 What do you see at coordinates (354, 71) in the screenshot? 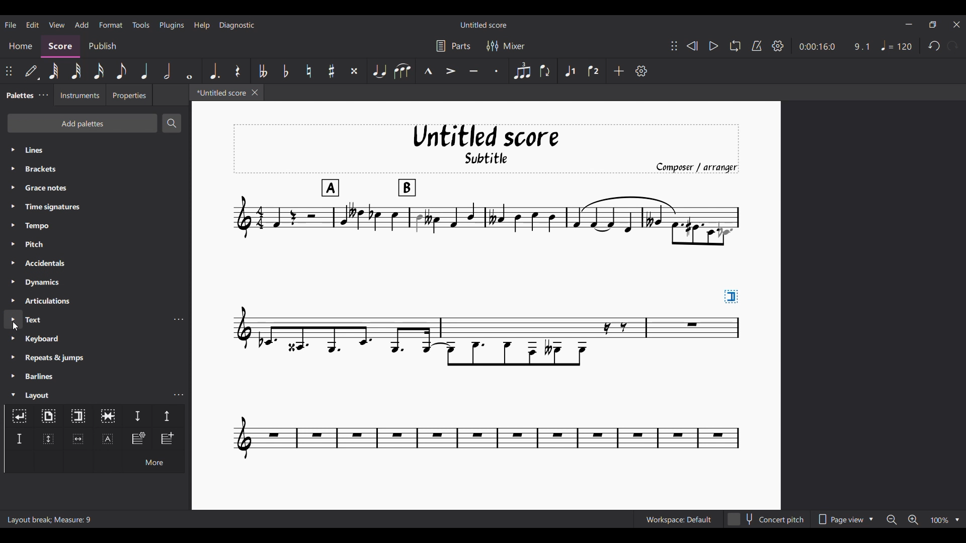
I see `Toggle double sharp` at bounding box center [354, 71].